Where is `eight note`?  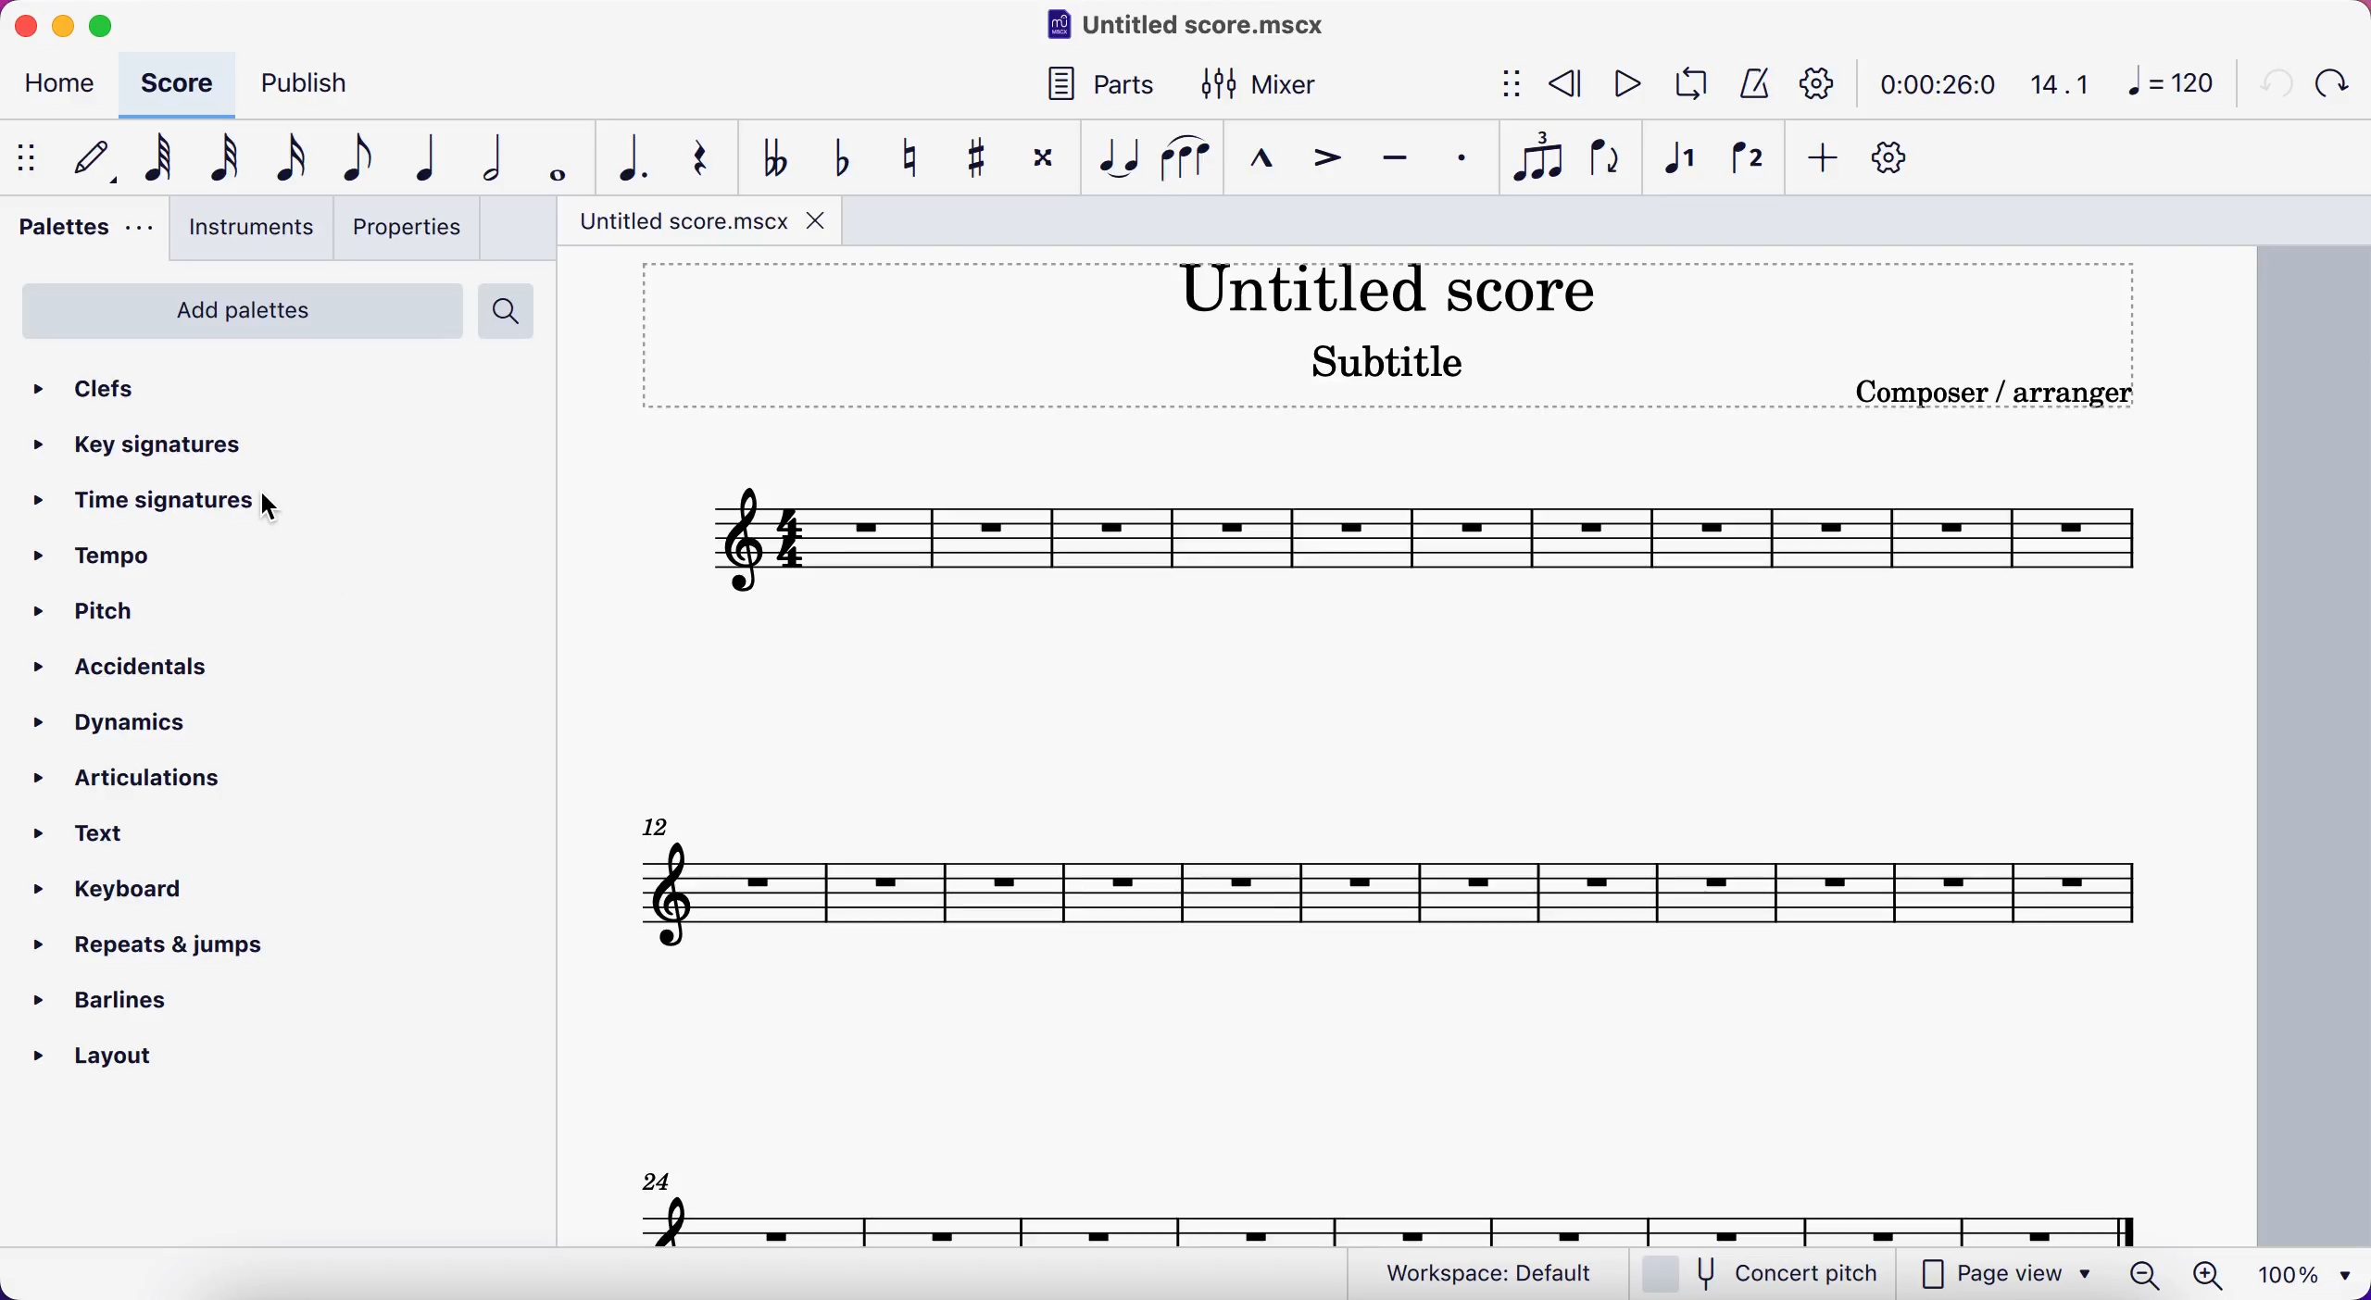 eight note is located at coordinates (346, 158).